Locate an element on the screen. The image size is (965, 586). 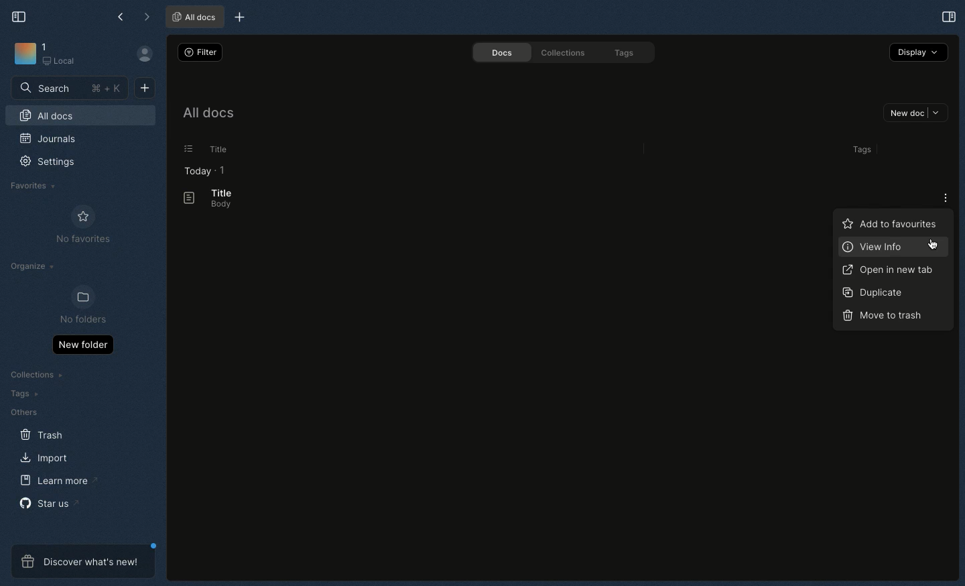
Trash is located at coordinates (42, 435).